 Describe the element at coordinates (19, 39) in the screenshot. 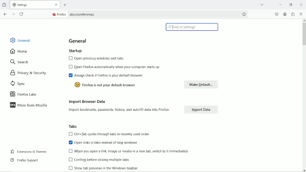

I see `General` at that location.